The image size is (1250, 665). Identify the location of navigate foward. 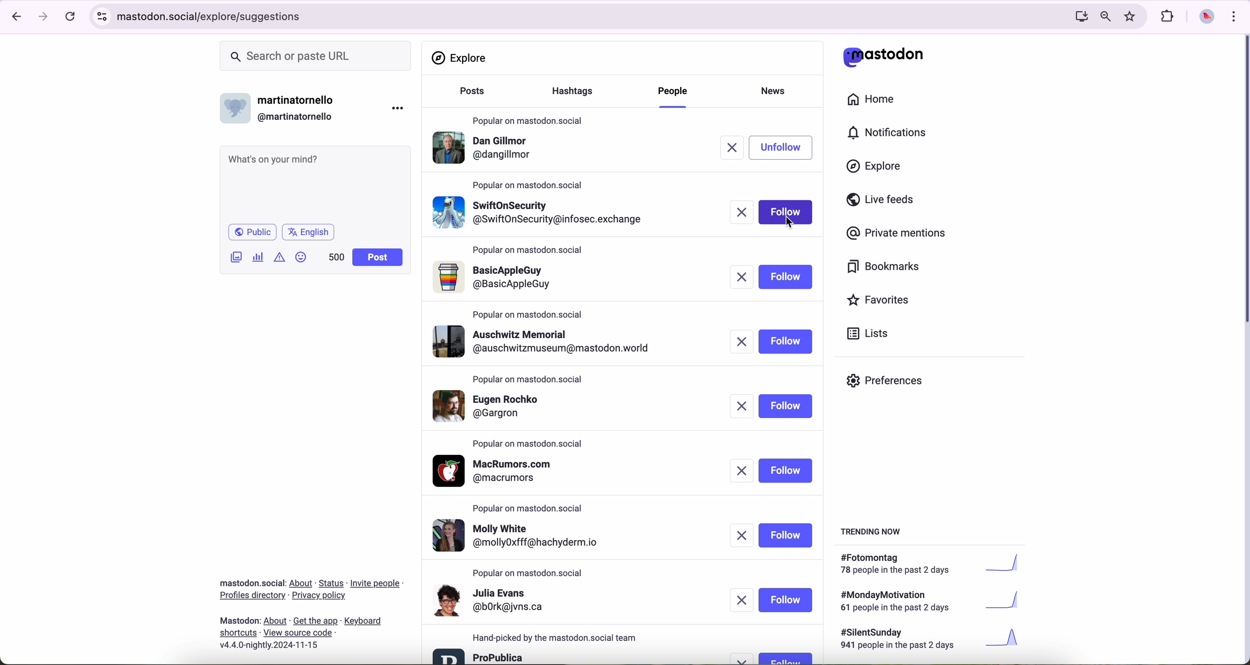
(44, 17).